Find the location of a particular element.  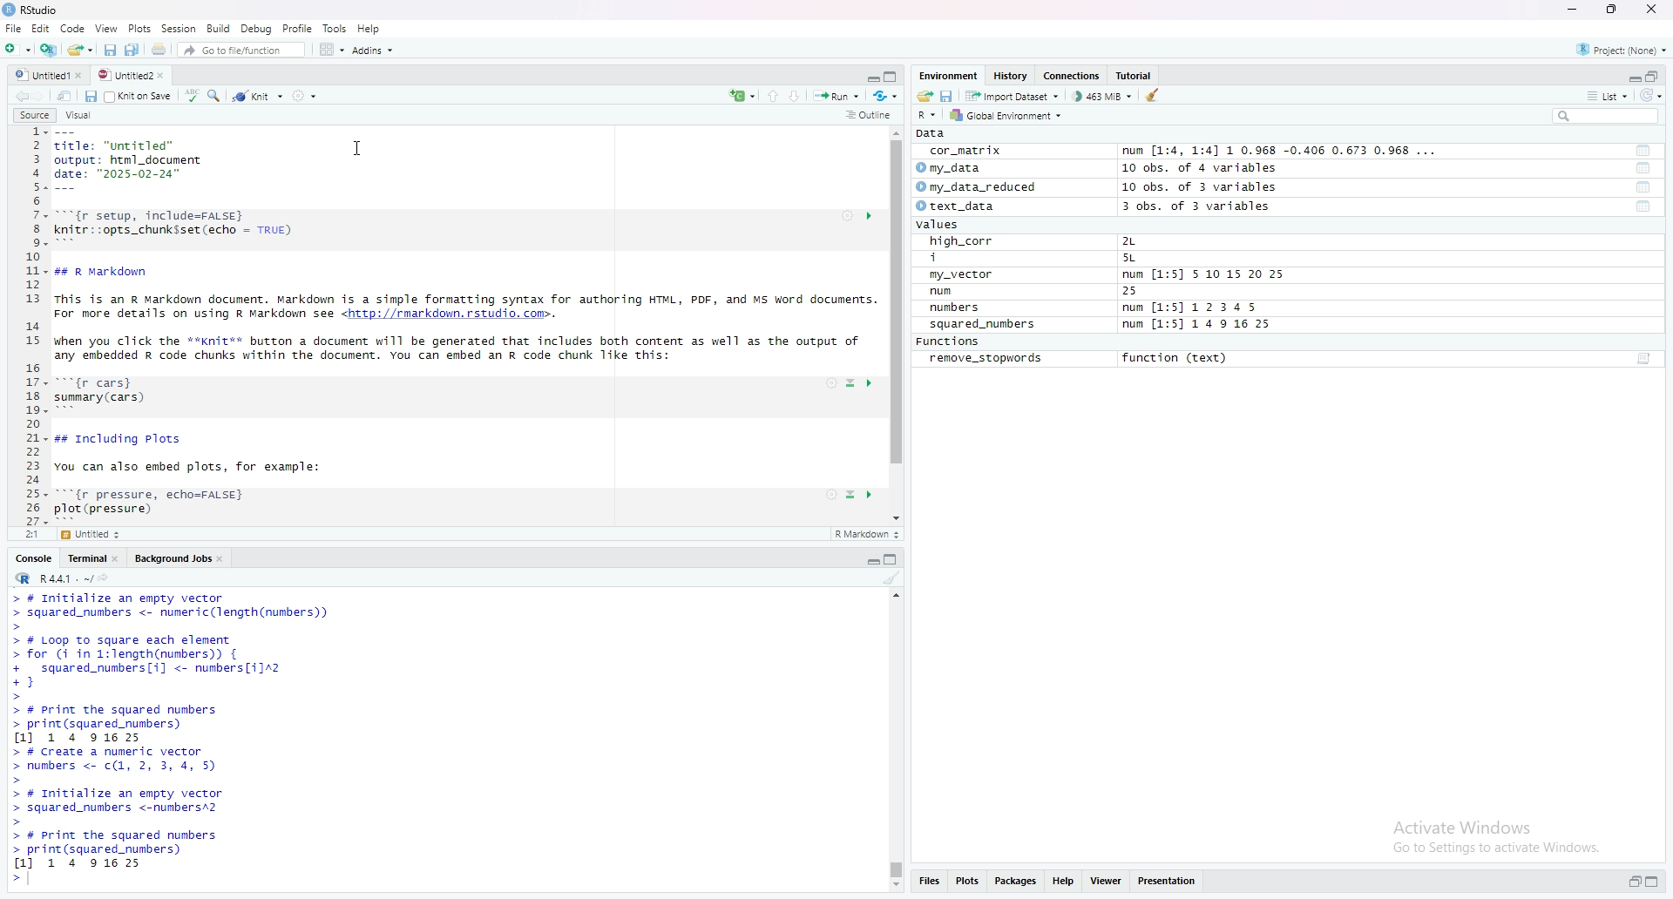

Run is located at coordinates (839, 97).